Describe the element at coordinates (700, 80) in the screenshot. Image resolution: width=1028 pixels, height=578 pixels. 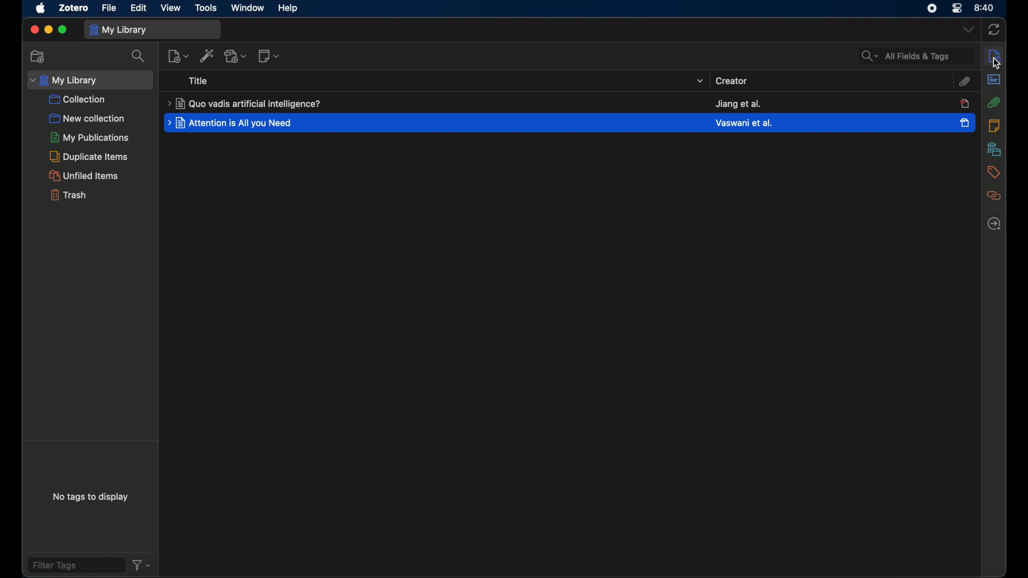
I see `title dropdown` at that location.